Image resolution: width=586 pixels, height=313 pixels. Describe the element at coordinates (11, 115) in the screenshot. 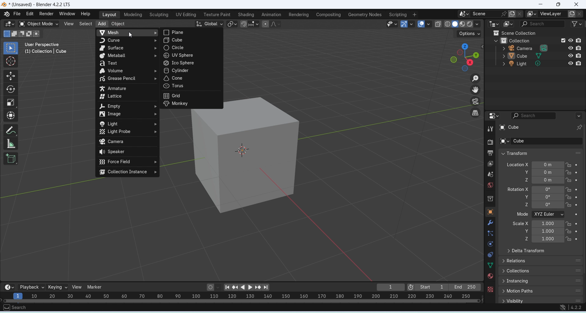

I see `Transform` at that location.